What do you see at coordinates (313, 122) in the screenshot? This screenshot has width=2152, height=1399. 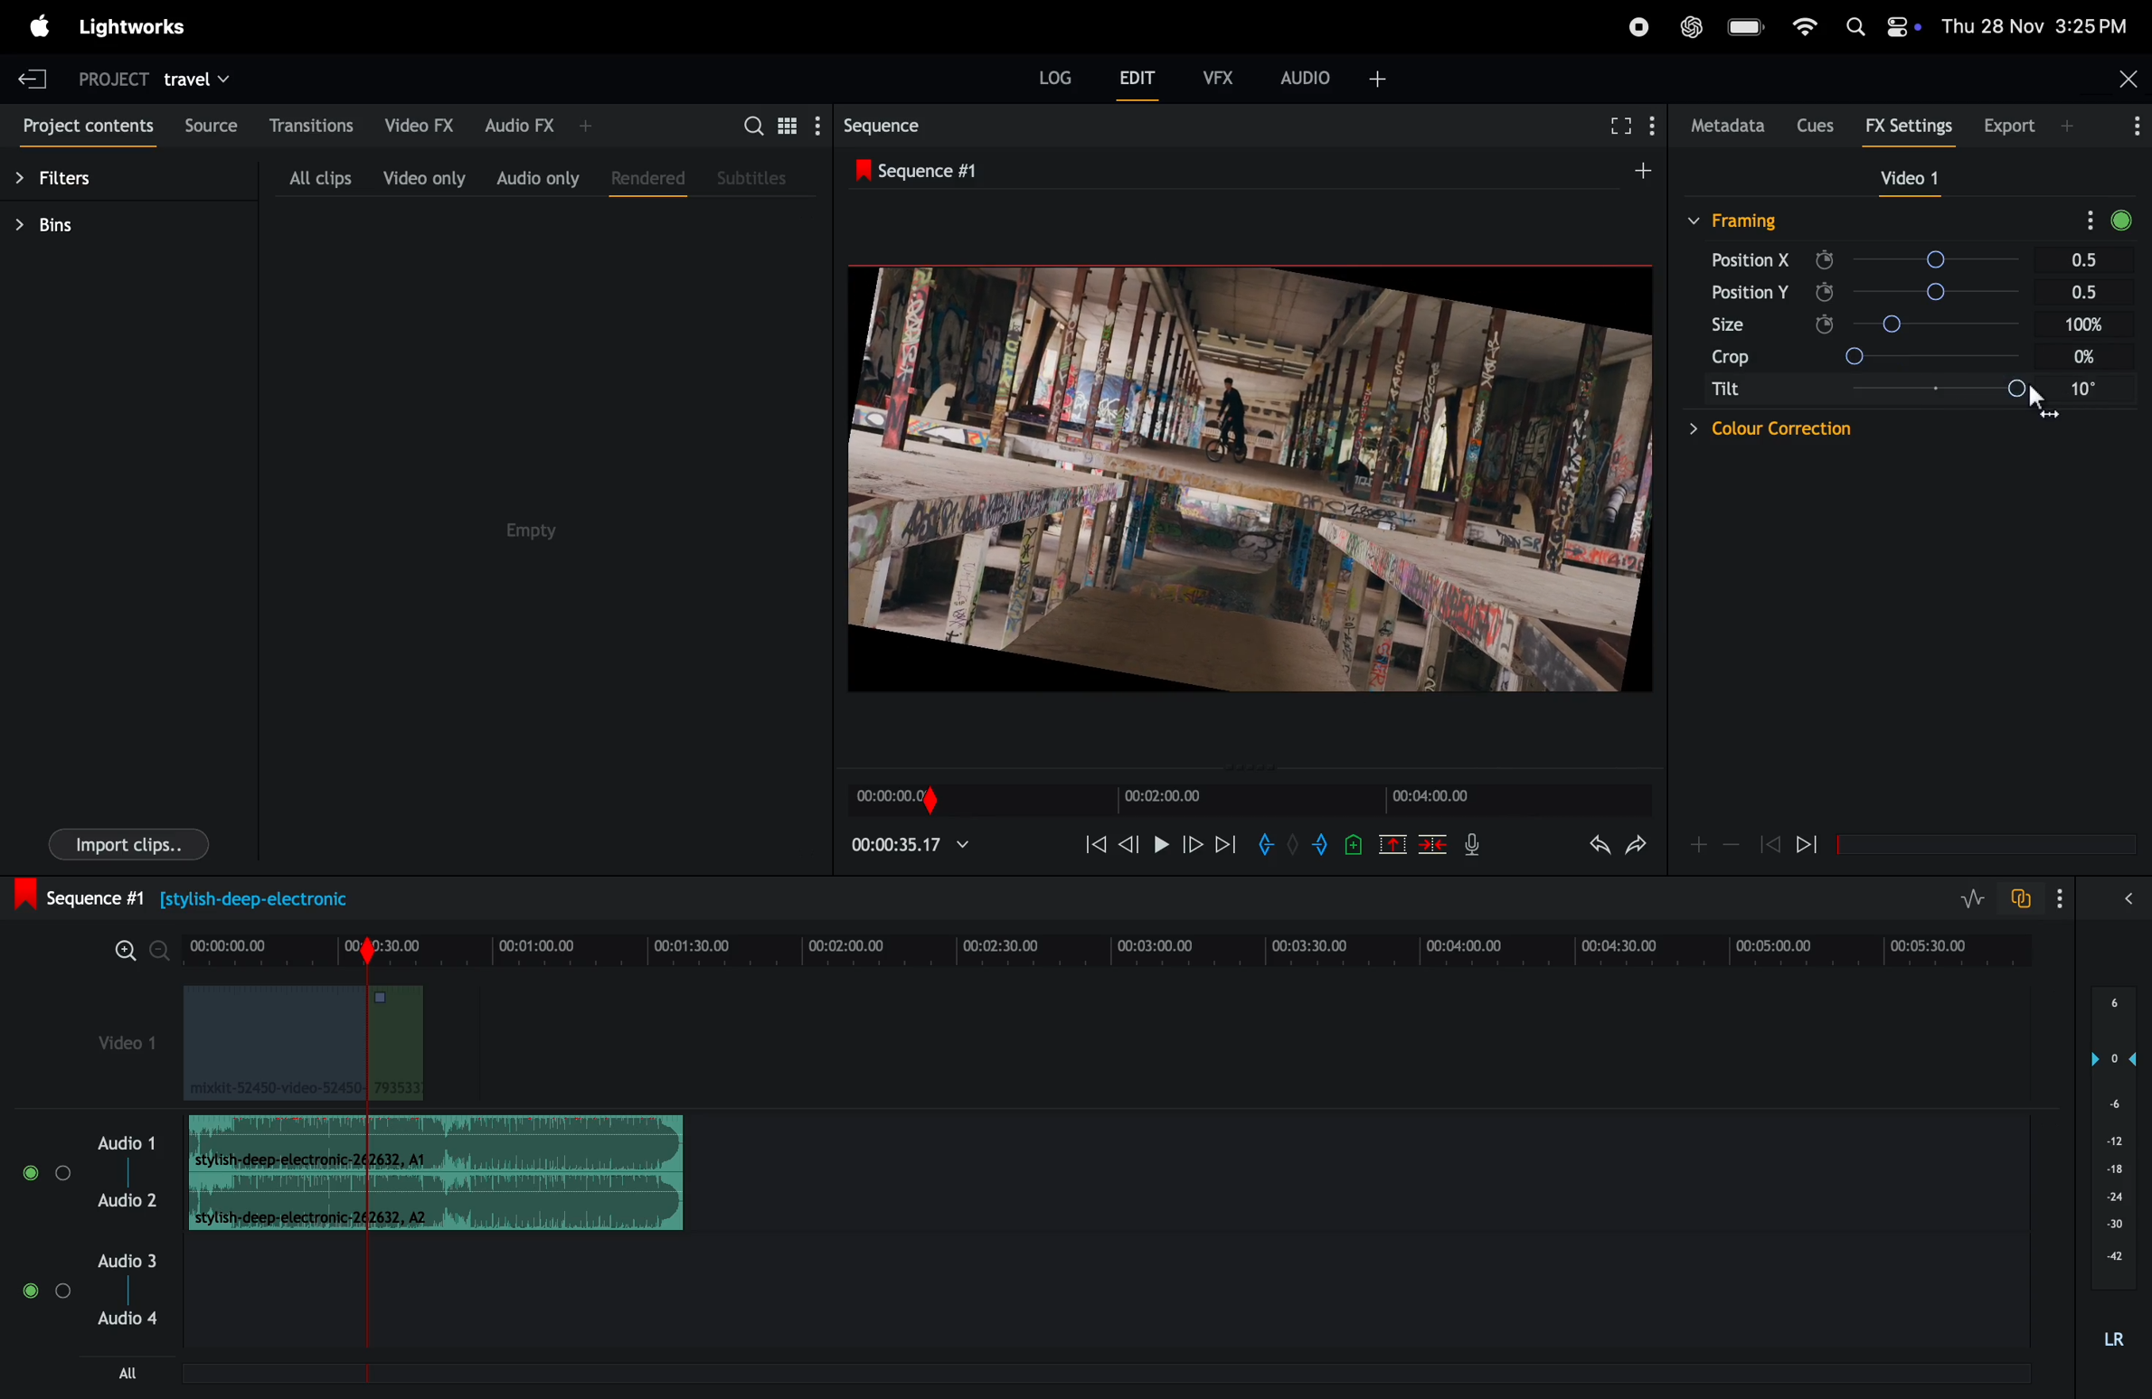 I see `transactions` at bounding box center [313, 122].